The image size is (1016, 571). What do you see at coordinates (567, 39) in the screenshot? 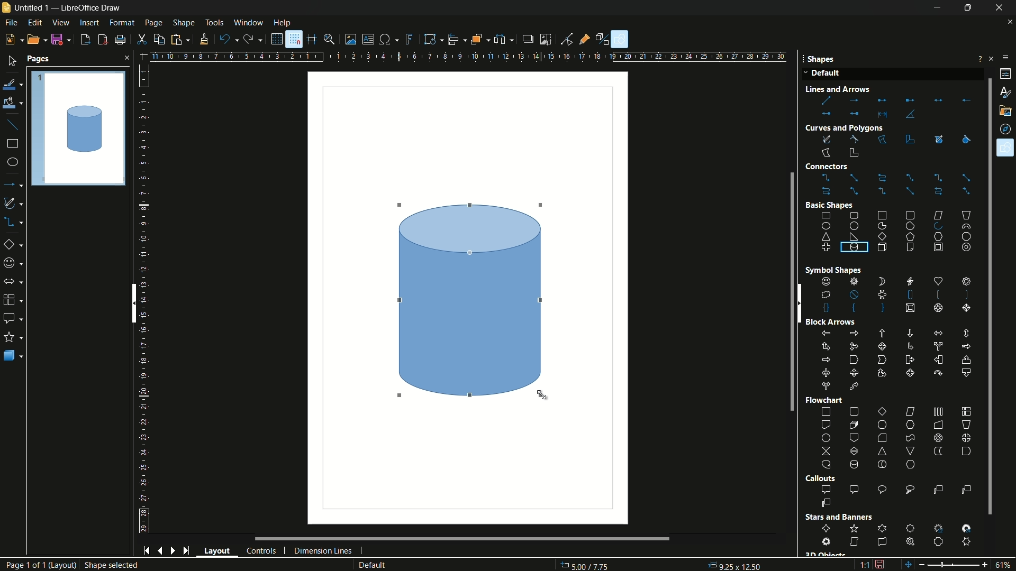
I see `toggle point edit mode` at bounding box center [567, 39].